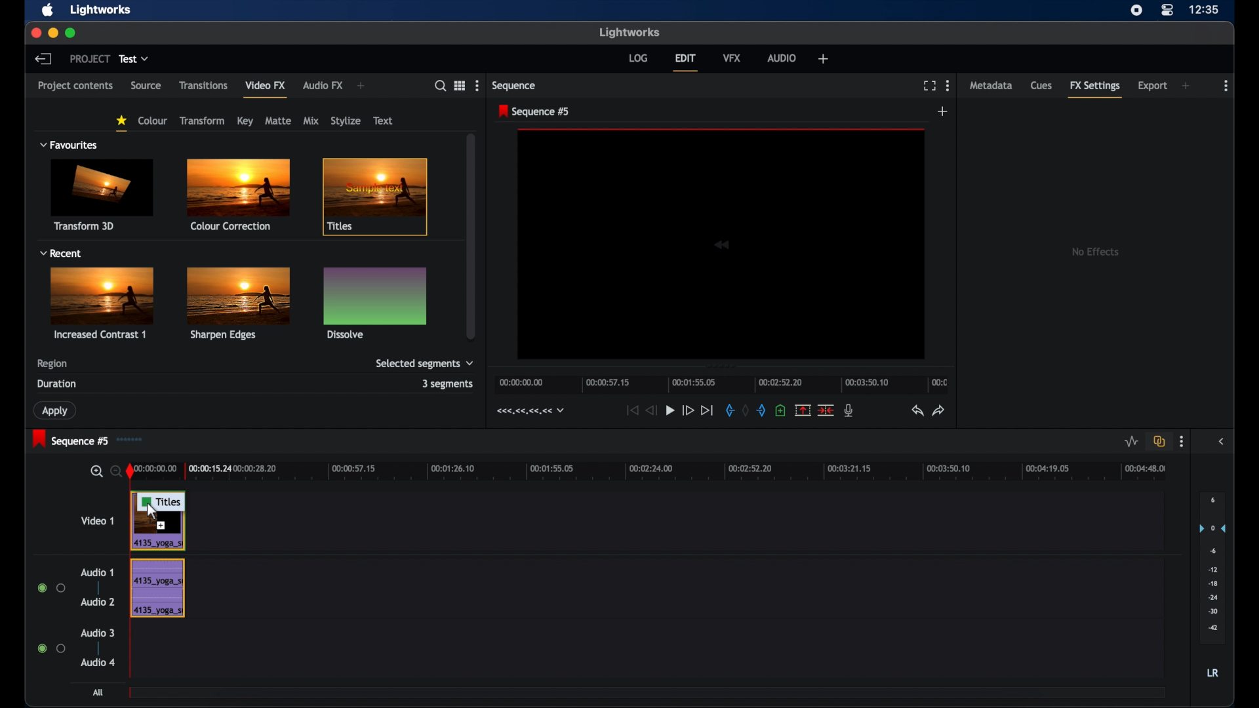 This screenshot has width=1259, height=708. What do you see at coordinates (97, 573) in the screenshot?
I see `audio 1` at bounding box center [97, 573].